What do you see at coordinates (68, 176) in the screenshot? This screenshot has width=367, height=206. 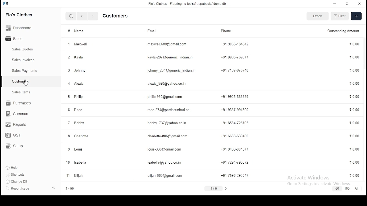 I see `11` at bounding box center [68, 176].